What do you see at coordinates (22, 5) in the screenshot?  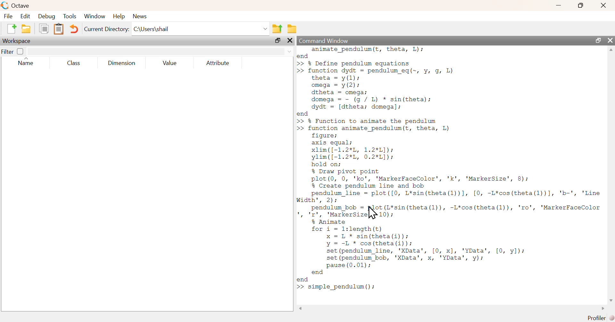 I see `Octave` at bounding box center [22, 5].